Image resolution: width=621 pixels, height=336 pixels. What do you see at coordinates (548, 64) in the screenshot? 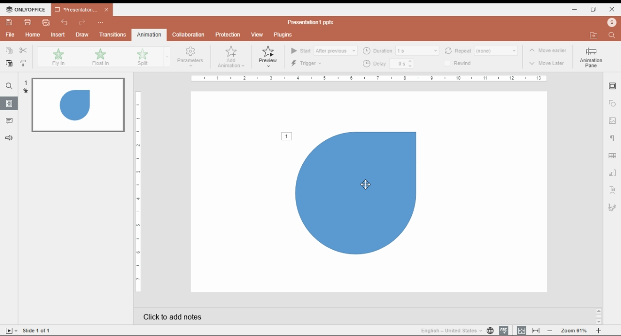
I see `move later` at bounding box center [548, 64].